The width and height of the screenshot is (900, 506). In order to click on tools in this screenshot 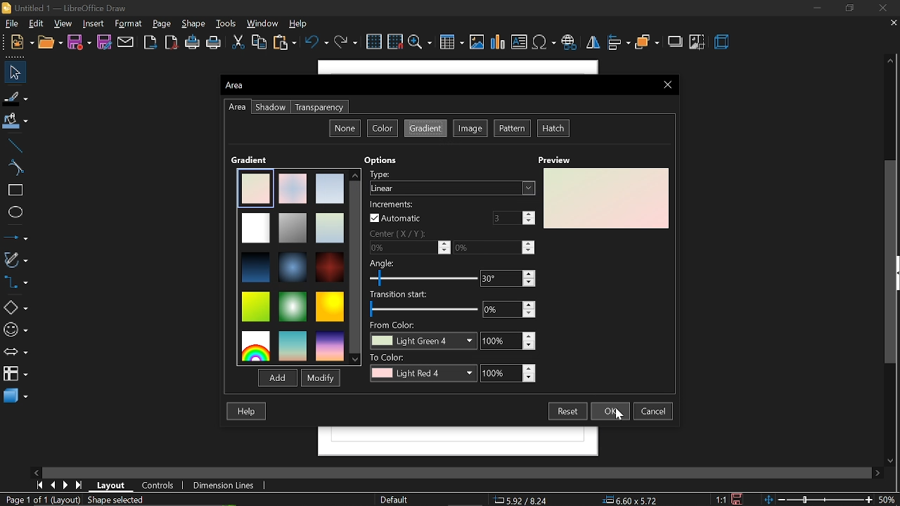, I will do `click(227, 25)`.